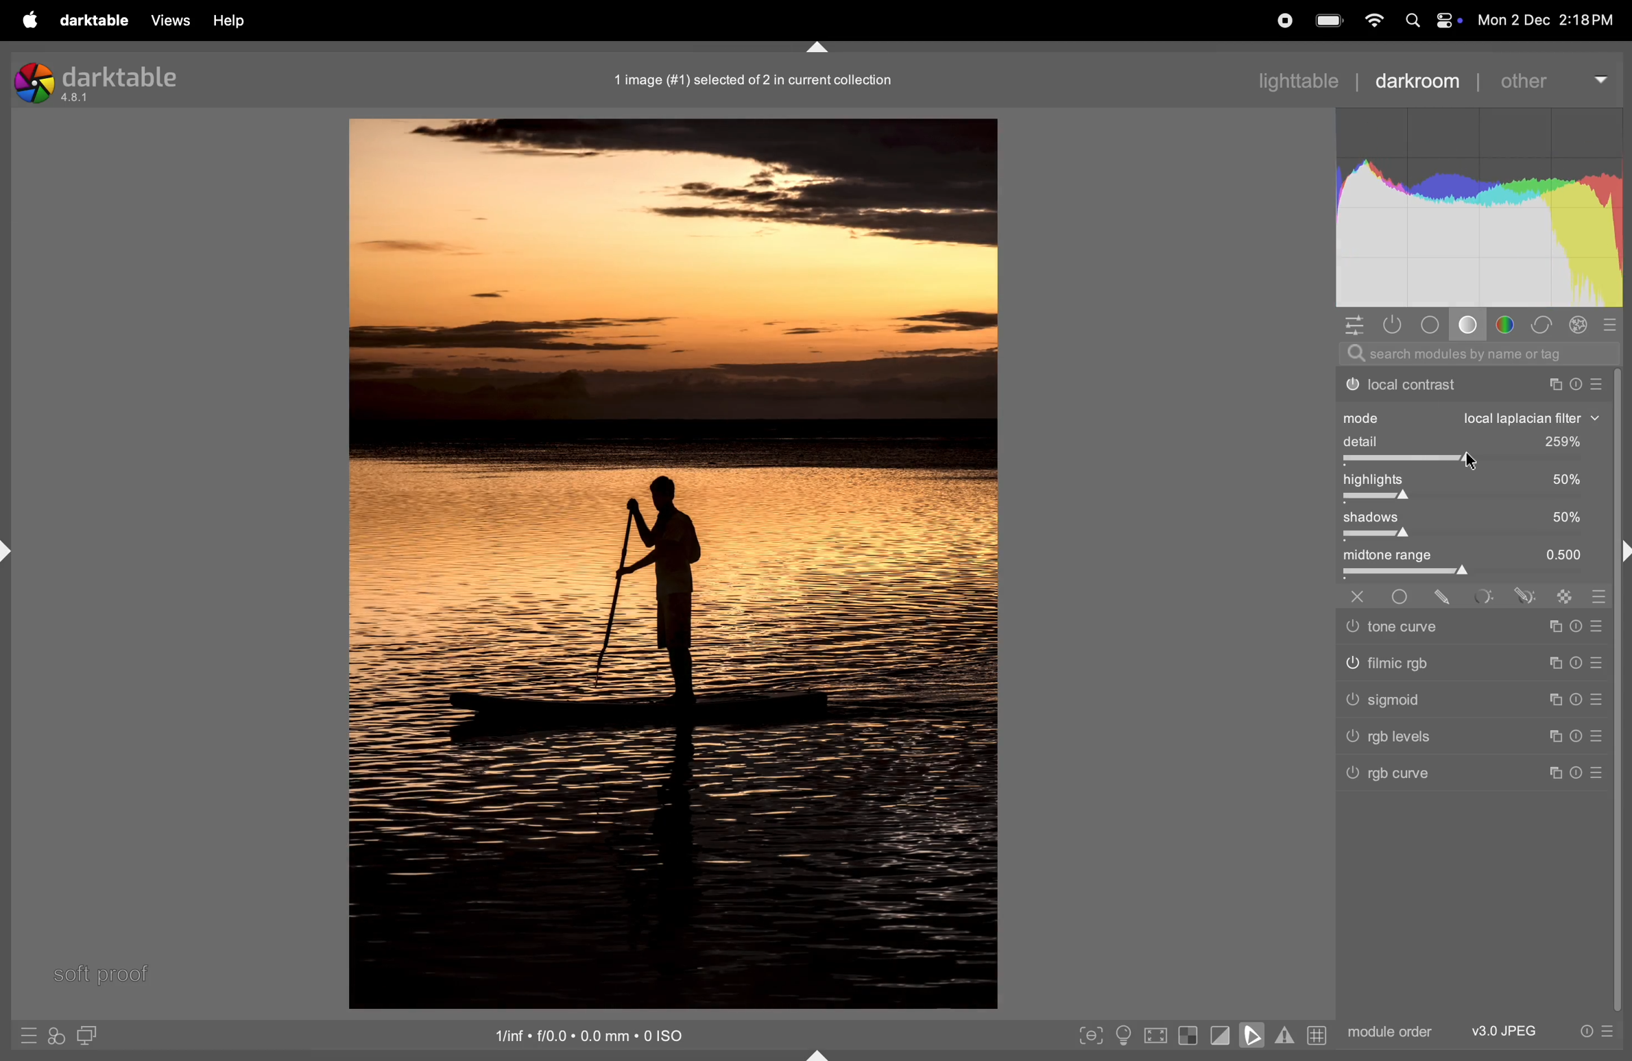 This screenshot has width=1632, height=1061. Describe the element at coordinates (29, 19) in the screenshot. I see `apple menu` at that location.